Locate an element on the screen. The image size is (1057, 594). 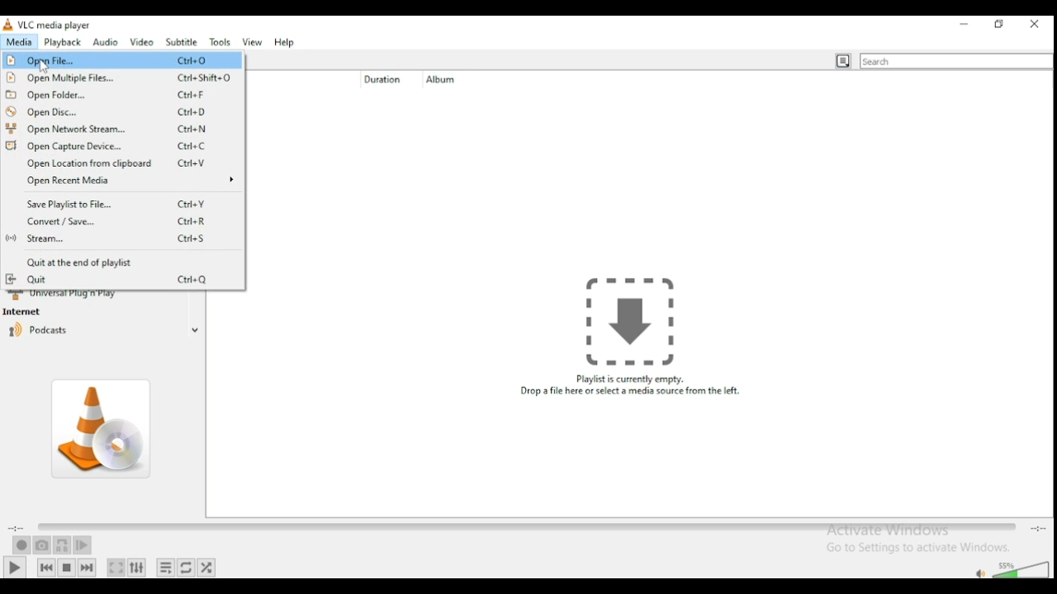
record is located at coordinates (20, 545).